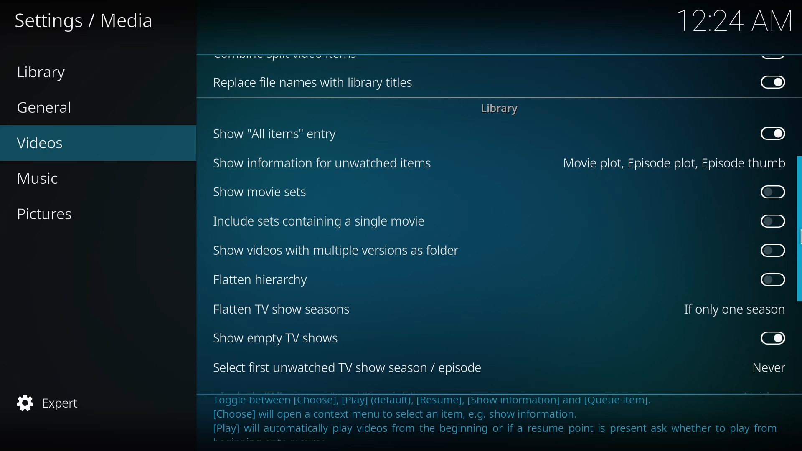 Image resolution: width=802 pixels, height=451 pixels. Describe the element at coordinates (261, 279) in the screenshot. I see `flatten hierarchy` at that location.